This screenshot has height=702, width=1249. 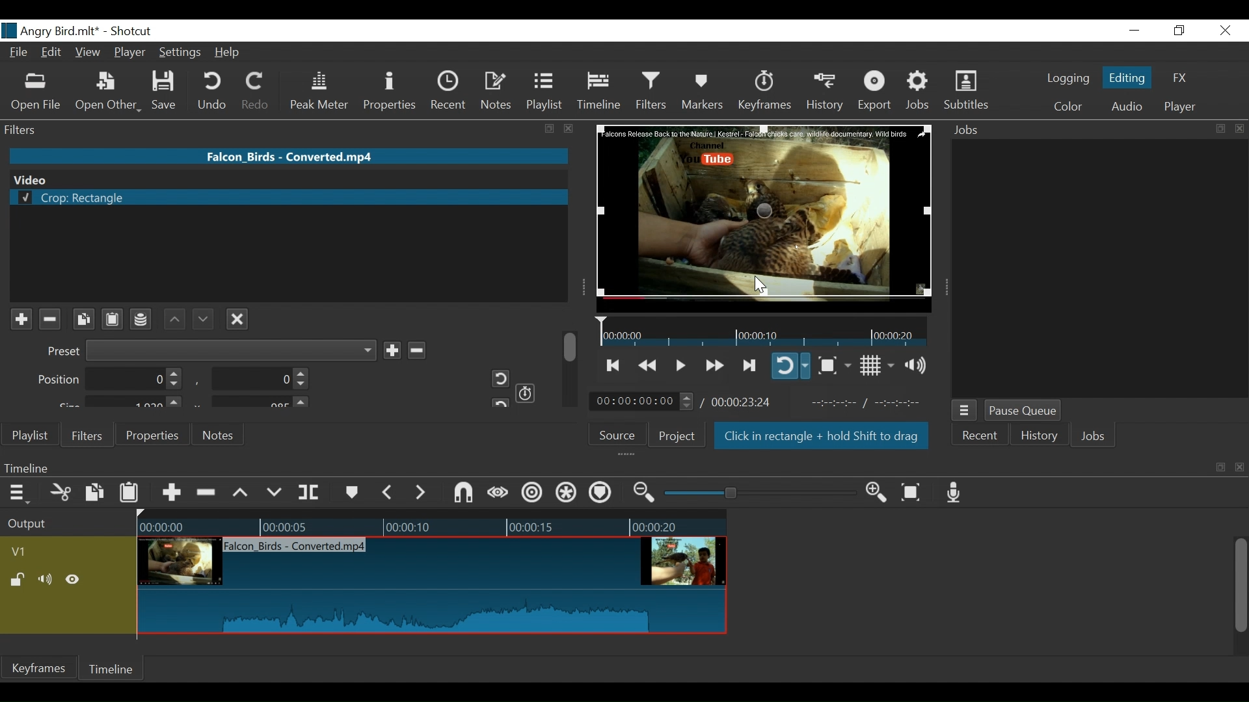 What do you see at coordinates (963, 411) in the screenshot?
I see `Jobs Menu` at bounding box center [963, 411].